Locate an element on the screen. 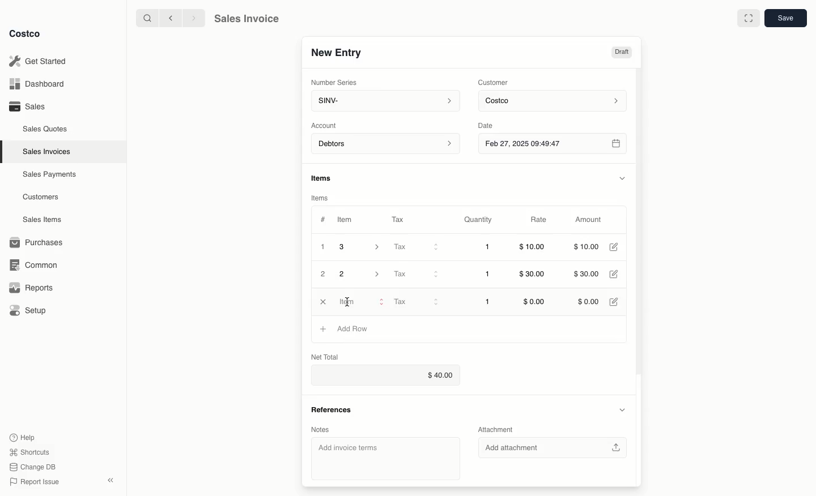  search is located at coordinates (145, 18).